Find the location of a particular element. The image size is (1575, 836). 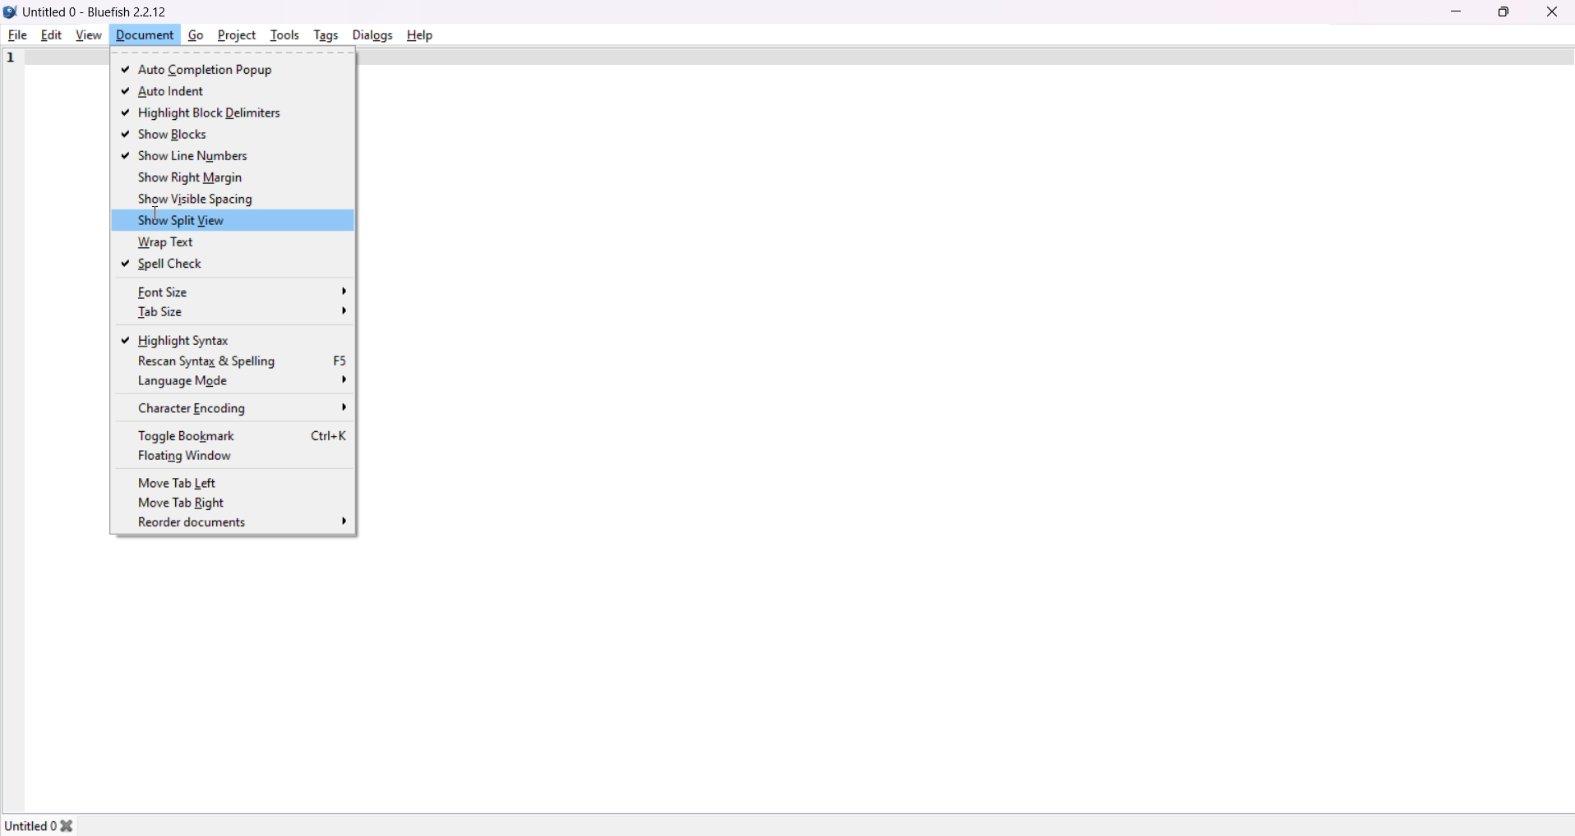

help is located at coordinates (419, 34).